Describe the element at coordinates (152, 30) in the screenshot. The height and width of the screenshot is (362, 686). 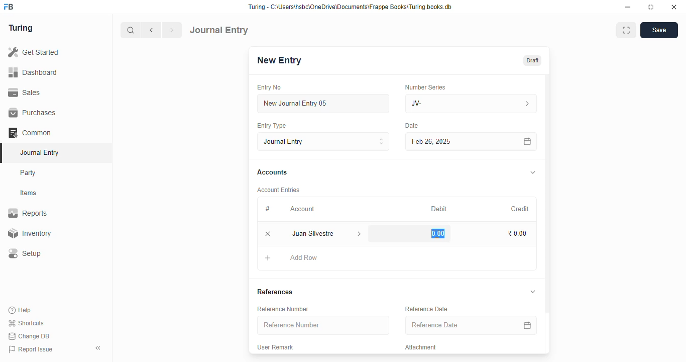
I see `previous` at that location.